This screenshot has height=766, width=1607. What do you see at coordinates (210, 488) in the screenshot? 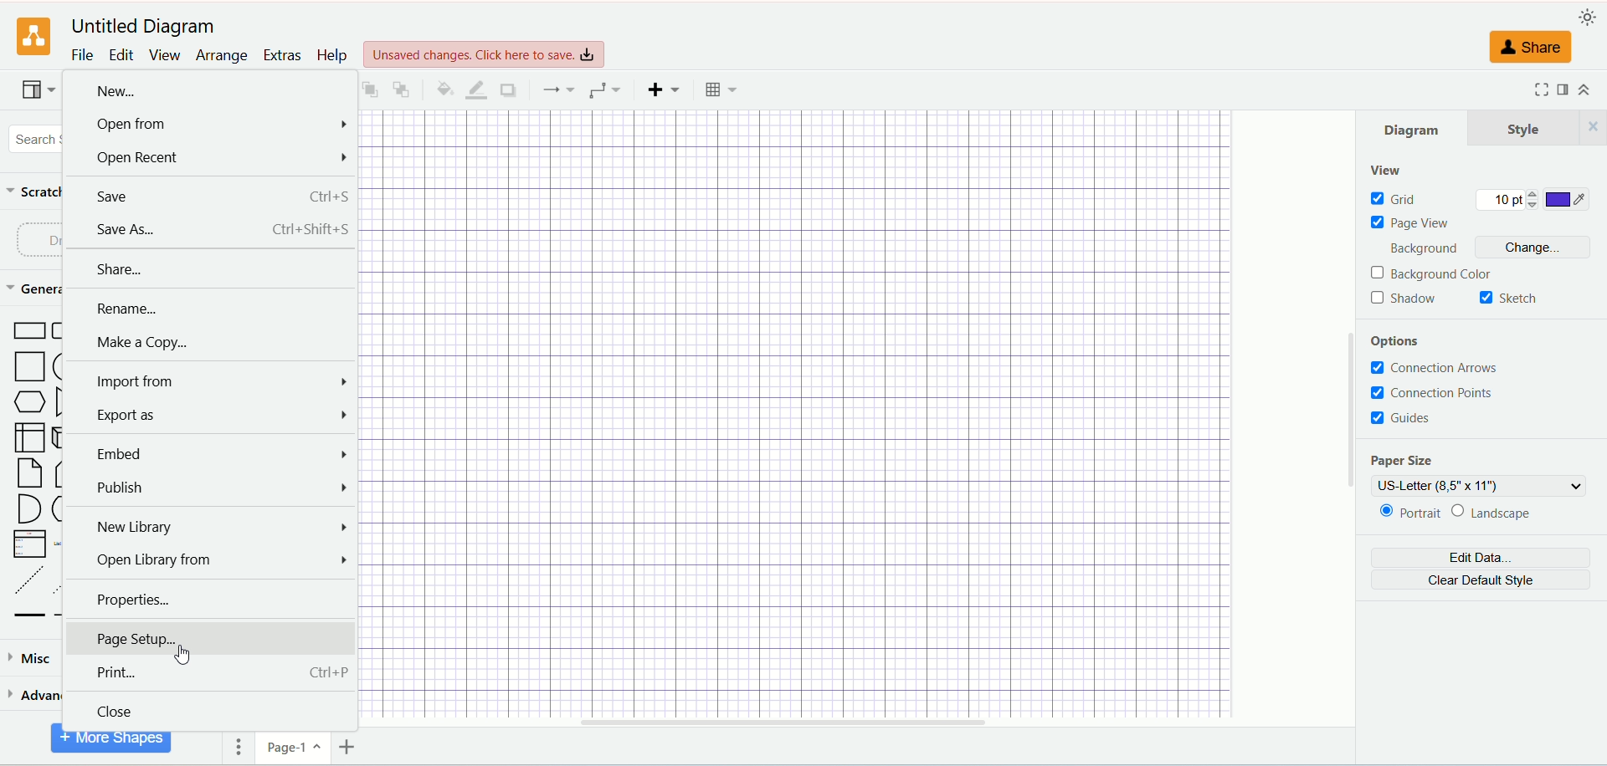
I see `publish` at bounding box center [210, 488].